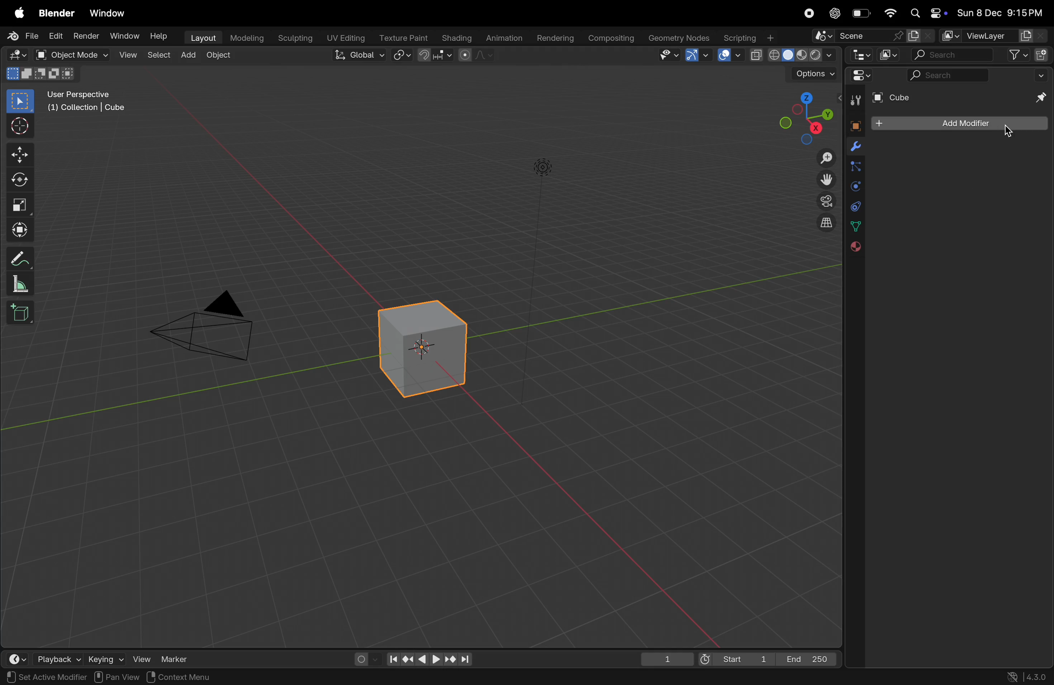 The height and width of the screenshot is (685, 1054). Describe the element at coordinates (211, 330) in the screenshot. I see `perspective camera` at that location.